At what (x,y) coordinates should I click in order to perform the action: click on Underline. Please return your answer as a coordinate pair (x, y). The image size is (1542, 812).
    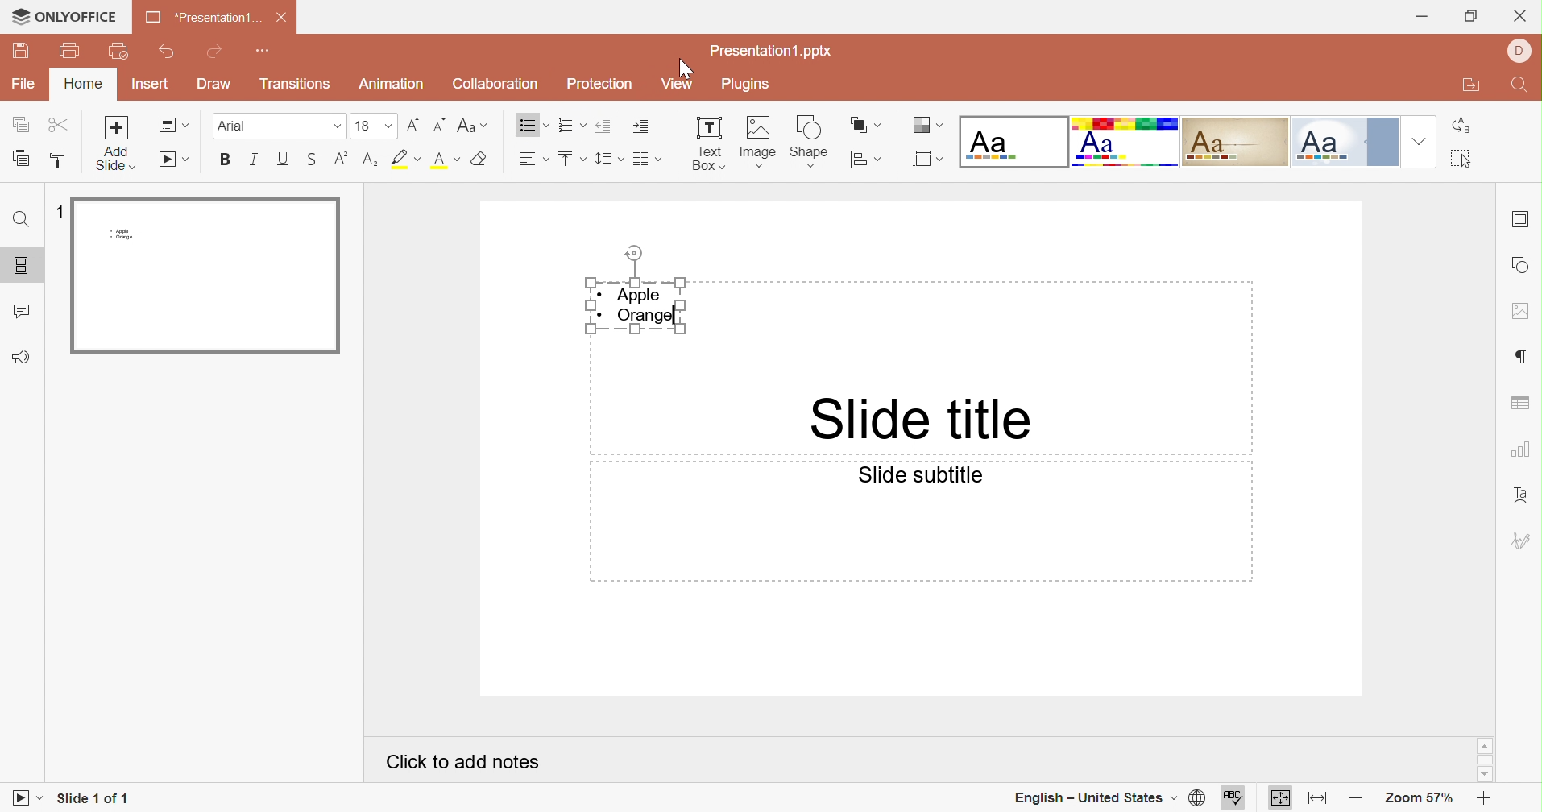
    Looking at the image, I should click on (284, 160).